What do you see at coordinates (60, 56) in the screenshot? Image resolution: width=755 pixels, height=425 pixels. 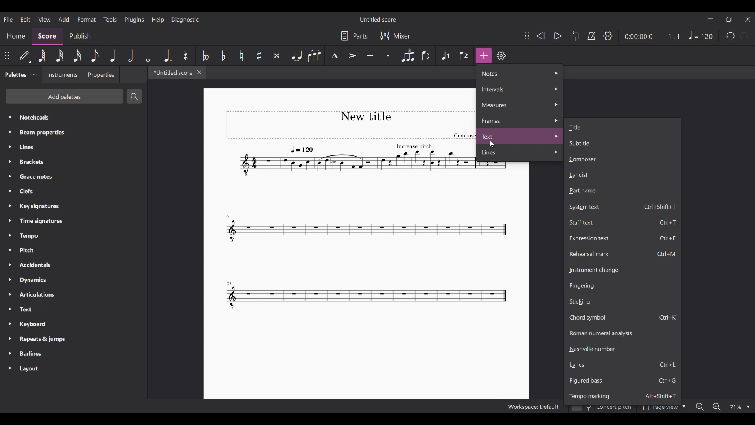 I see `32nd note` at bounding box center [60, 56].